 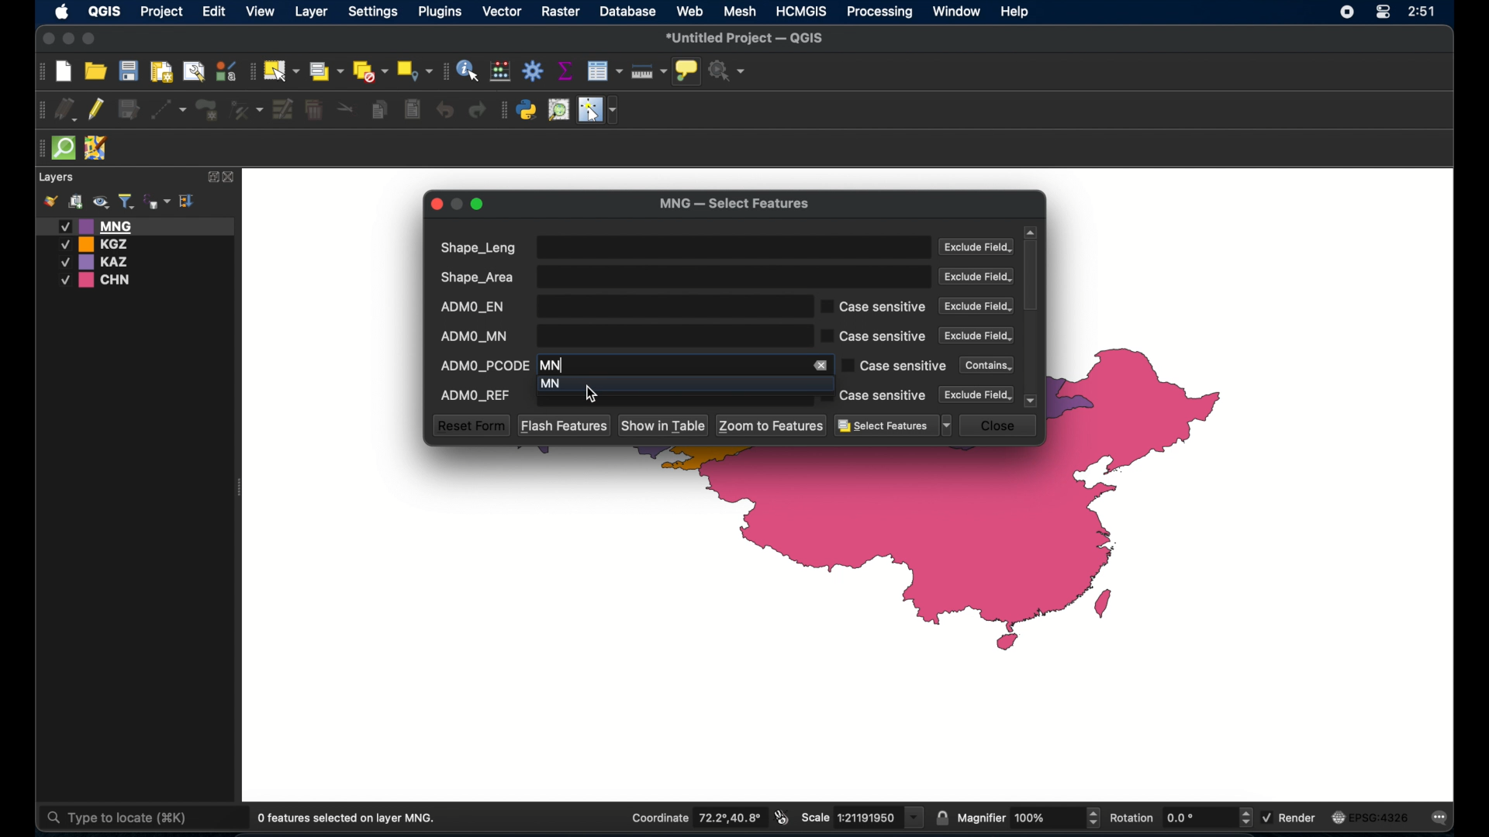 What do you see at coordinates (128, 71) in the screenshot?
I see `save project` at bounding box center [128, 71].